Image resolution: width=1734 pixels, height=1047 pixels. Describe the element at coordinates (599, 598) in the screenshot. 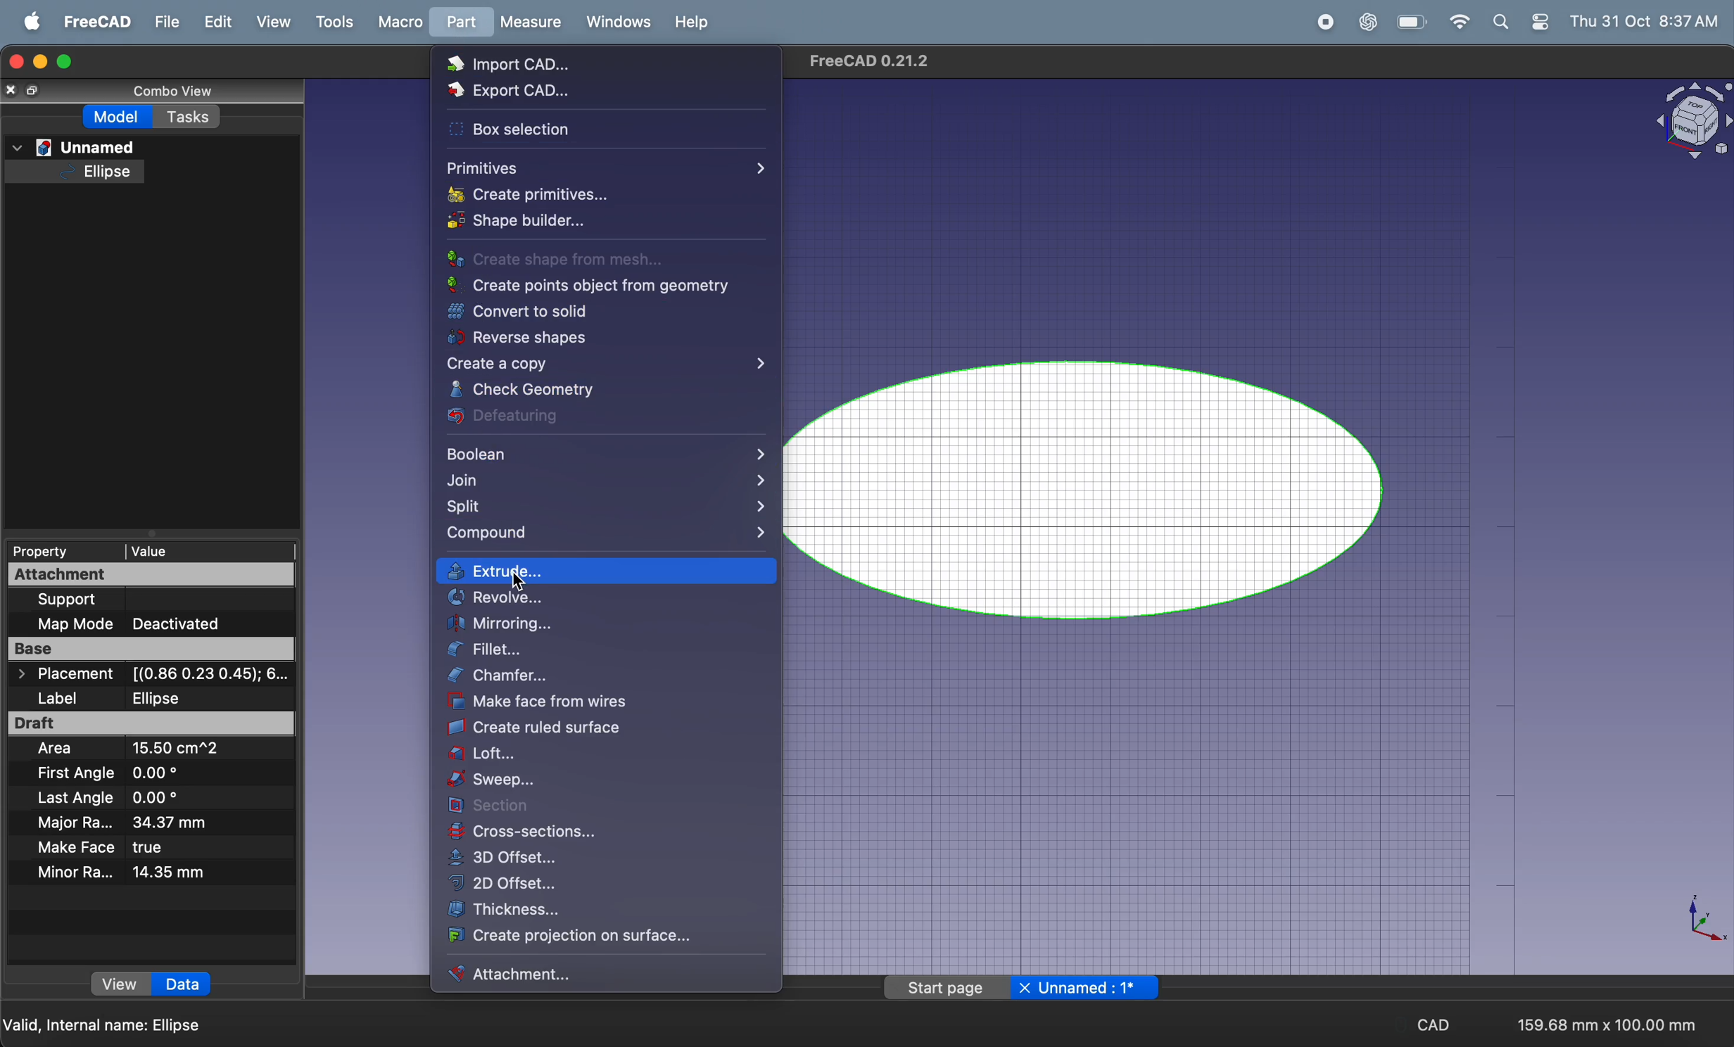

I see `revolve` at that location.